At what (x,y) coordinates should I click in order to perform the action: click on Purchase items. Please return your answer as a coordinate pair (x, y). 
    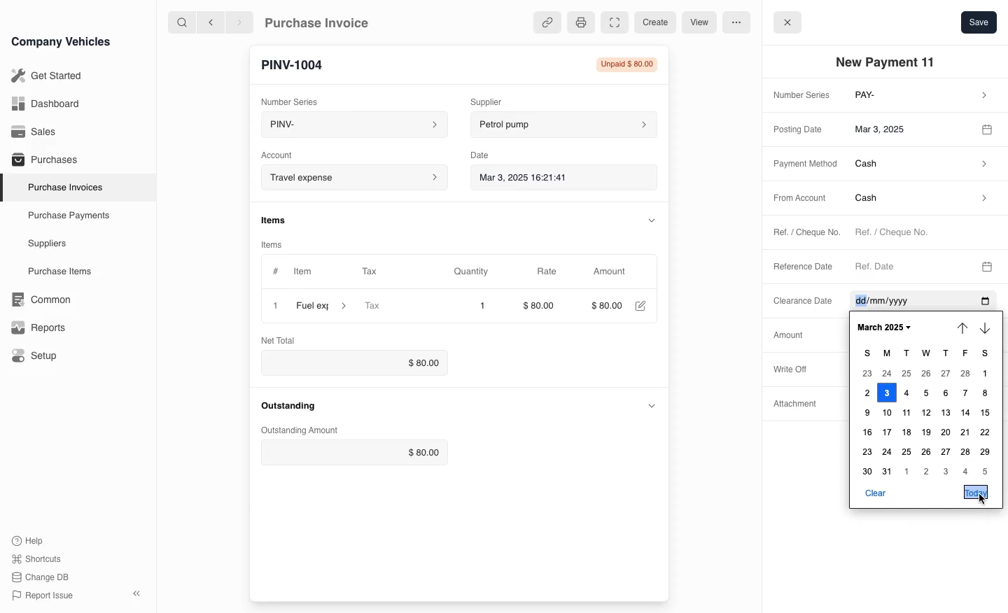
    Looking at the image, I should click on (55, 272).